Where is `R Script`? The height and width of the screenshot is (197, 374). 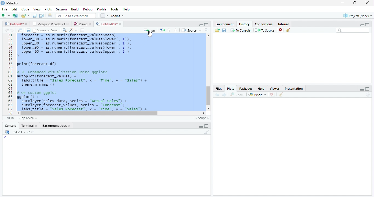
R Script is located at coordinates (202, 118).